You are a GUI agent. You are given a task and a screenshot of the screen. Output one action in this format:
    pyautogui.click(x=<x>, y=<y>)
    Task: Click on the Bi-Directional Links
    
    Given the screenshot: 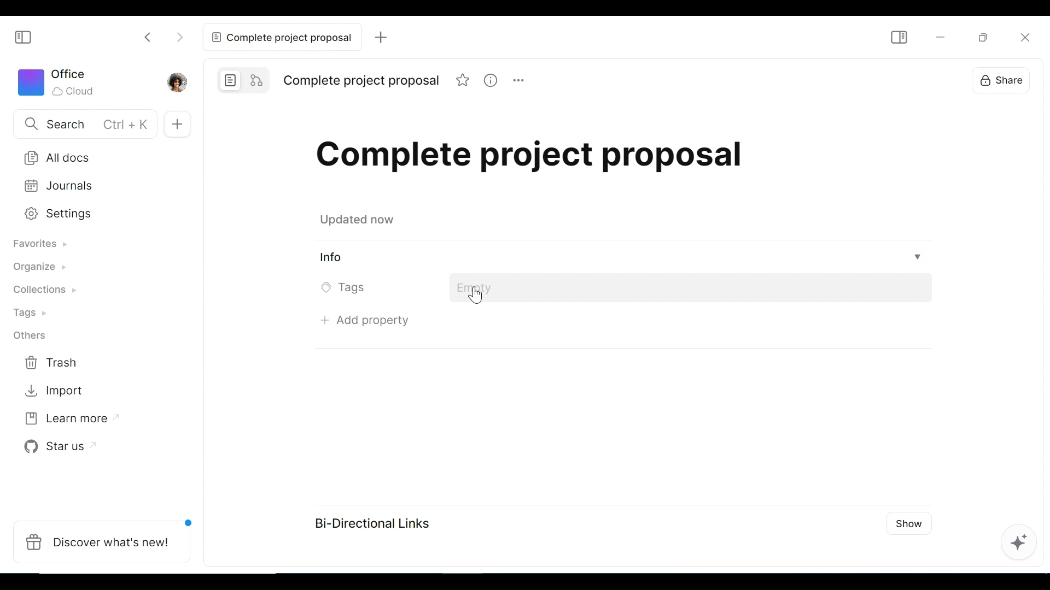 What is the action you would take?
    pyautogui.click(x=367, y=521)
    